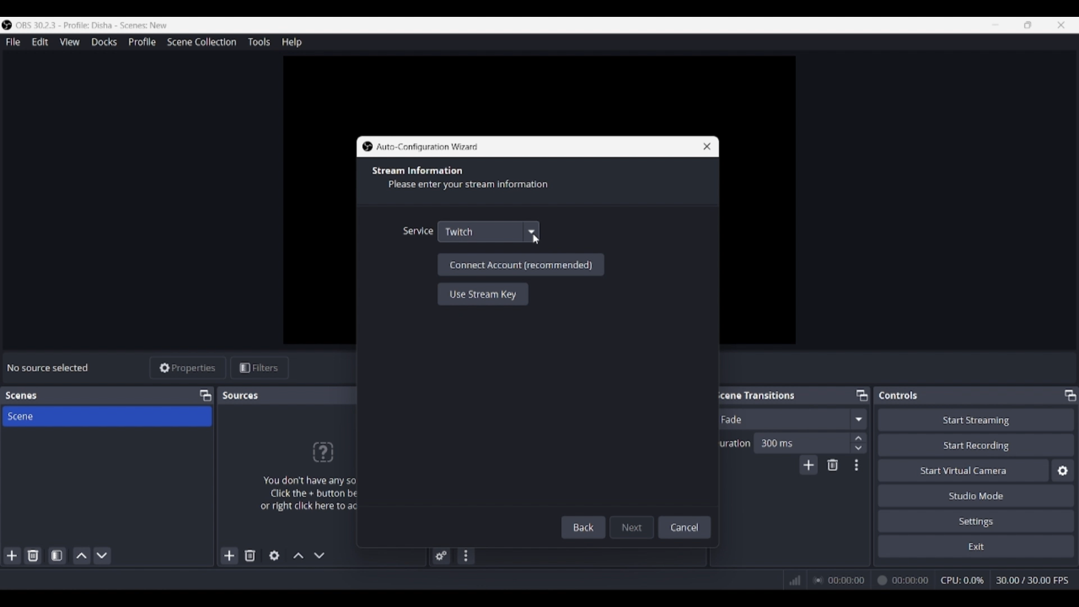  What do you see at coordinates (82, 556) in the screenshot?
I see `Move scene up` at bounding box center [82, 556].